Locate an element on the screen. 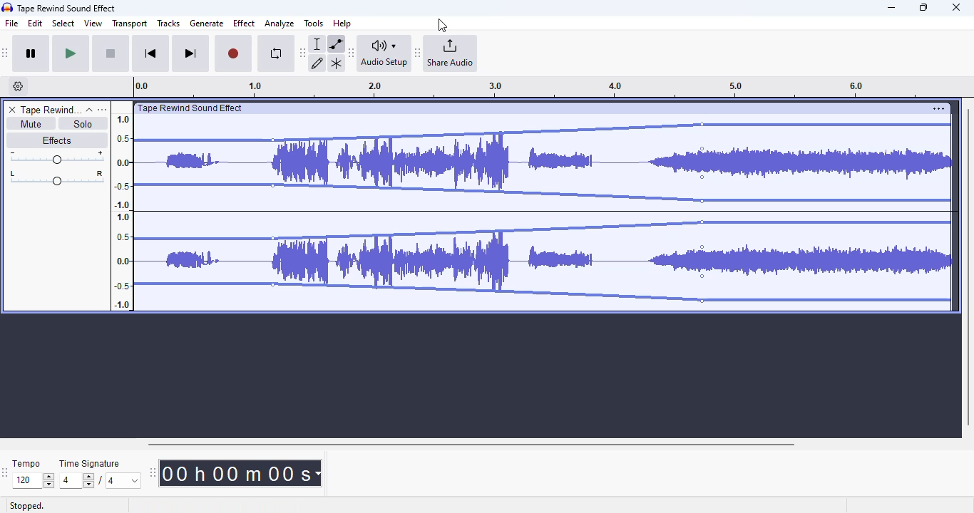 The width and height of the screenshot is (974, 513). delete track is located at coordinates (12, 110).